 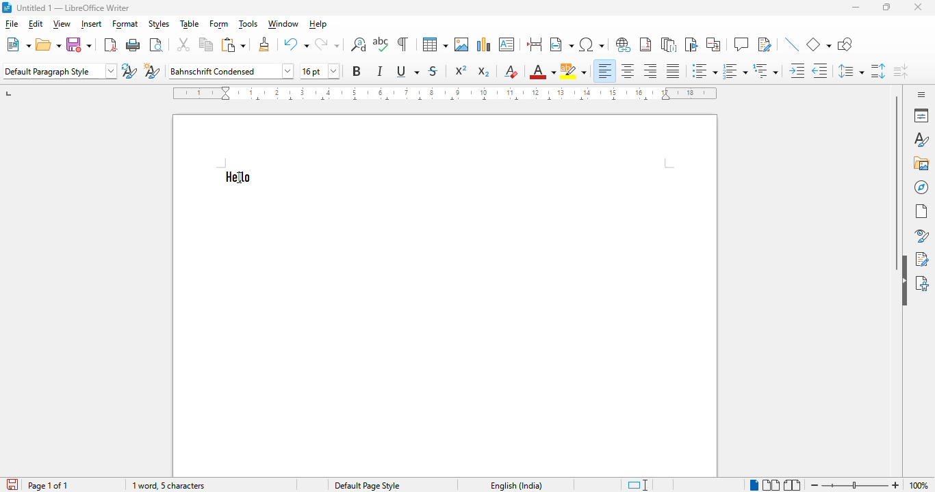 What do you see at coordinates (60, 71) in the screenshot?
I see `set paragraph style` at bounding box center [60, 71].